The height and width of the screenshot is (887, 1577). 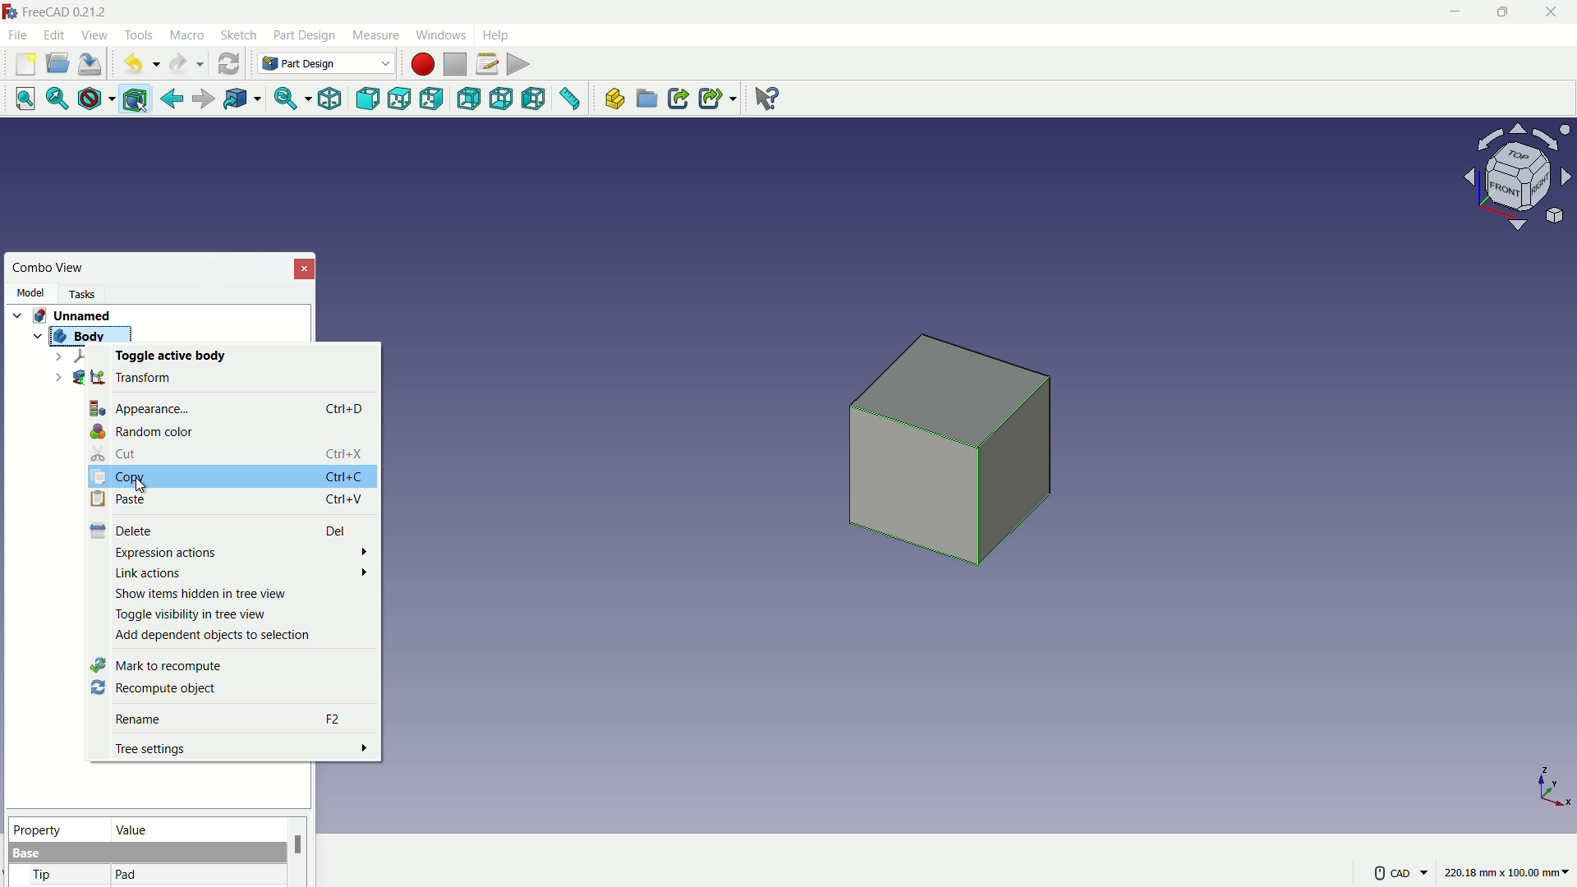 What do you see at coordinates (168, 355) in the screenshot?
I see `Toggle active body` at bounding box center [168, 355].